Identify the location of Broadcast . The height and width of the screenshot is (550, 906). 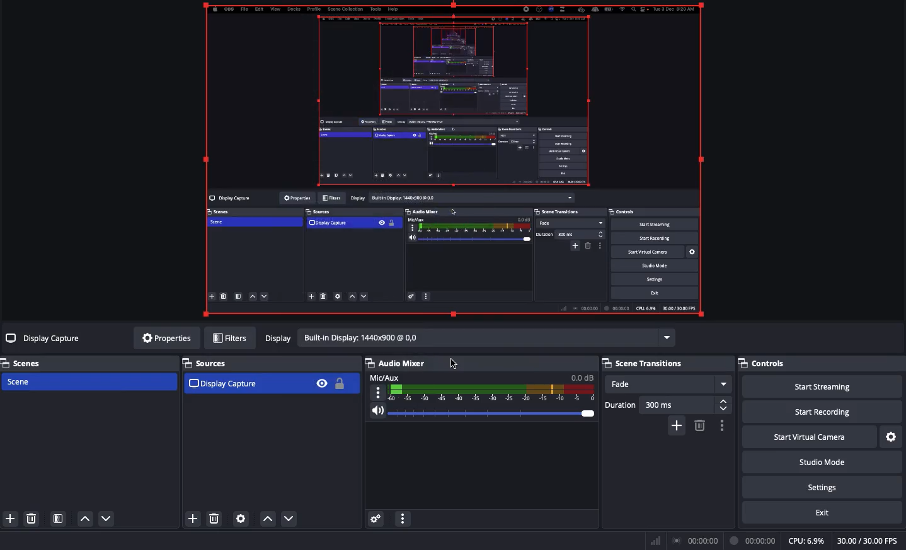
(696, 541).